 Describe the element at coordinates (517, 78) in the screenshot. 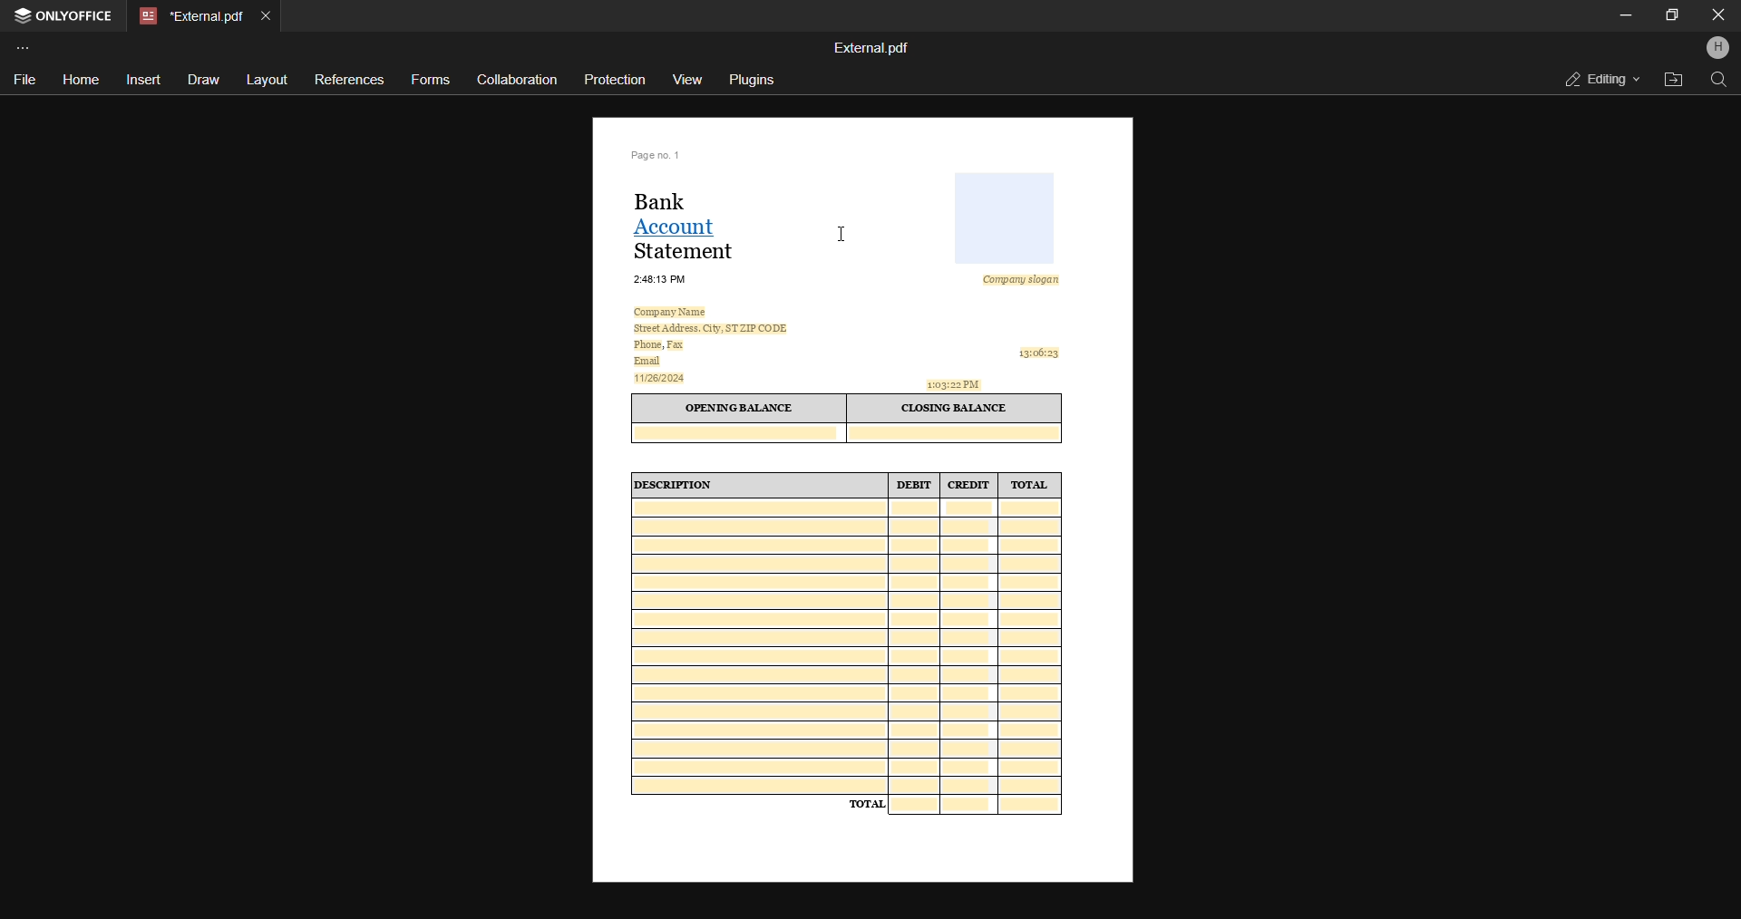

I see `collaboration` at that location.